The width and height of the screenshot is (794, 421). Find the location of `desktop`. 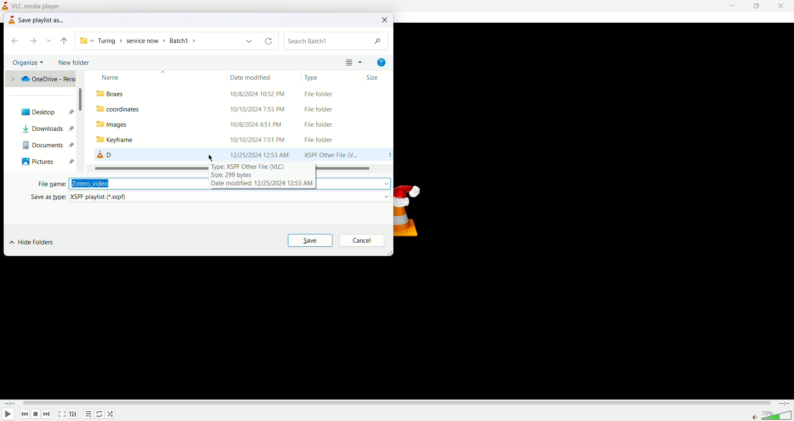

desktop is located at coordinates (42, 112).